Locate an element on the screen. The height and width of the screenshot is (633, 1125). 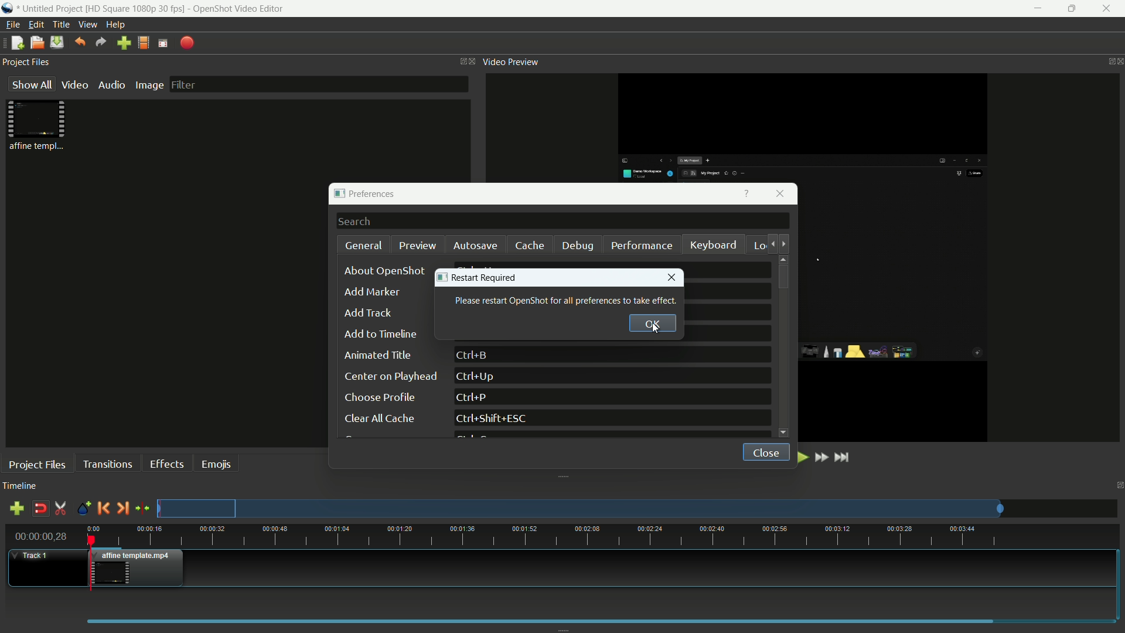
get help is located at coordinates (746, 195).